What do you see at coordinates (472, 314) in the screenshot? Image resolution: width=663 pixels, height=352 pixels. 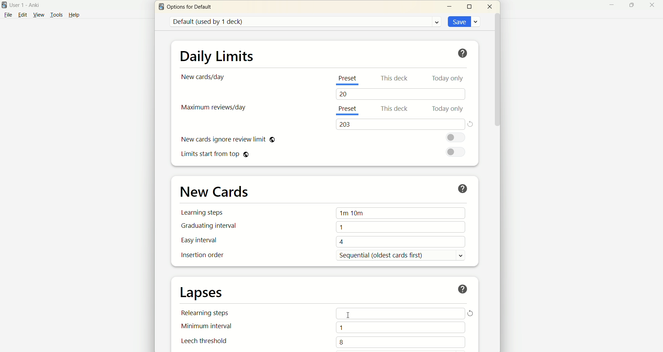 I see `reload` at bounding box center [472, 314].